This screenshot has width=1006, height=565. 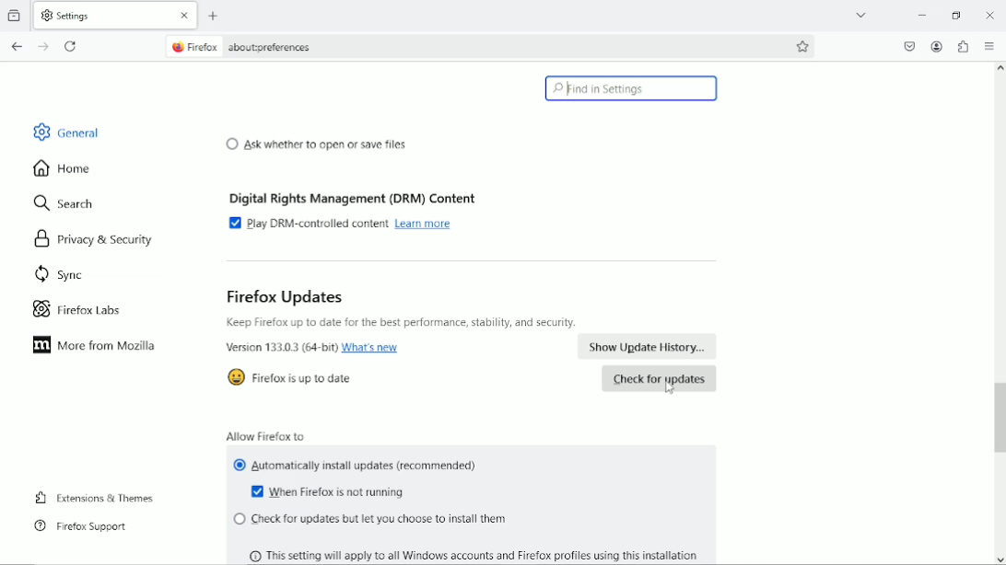 I want to click on Firefox is up to date, so click(x=306, y=379).